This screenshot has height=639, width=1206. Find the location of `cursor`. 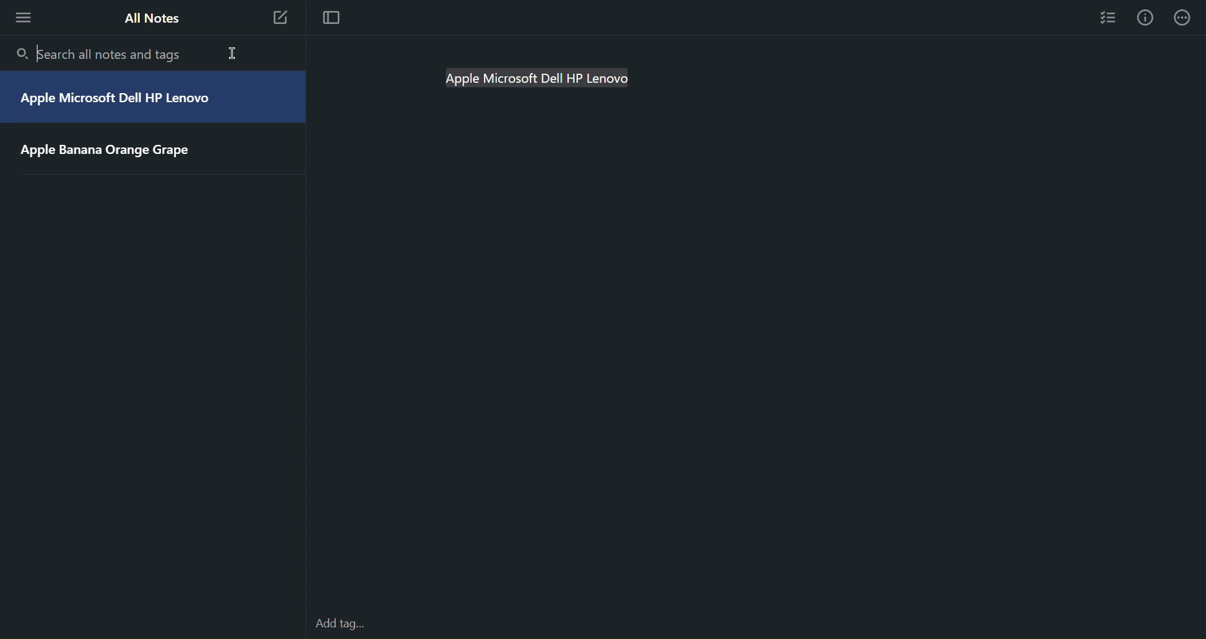

cursor is located at coordinates (234, 52).